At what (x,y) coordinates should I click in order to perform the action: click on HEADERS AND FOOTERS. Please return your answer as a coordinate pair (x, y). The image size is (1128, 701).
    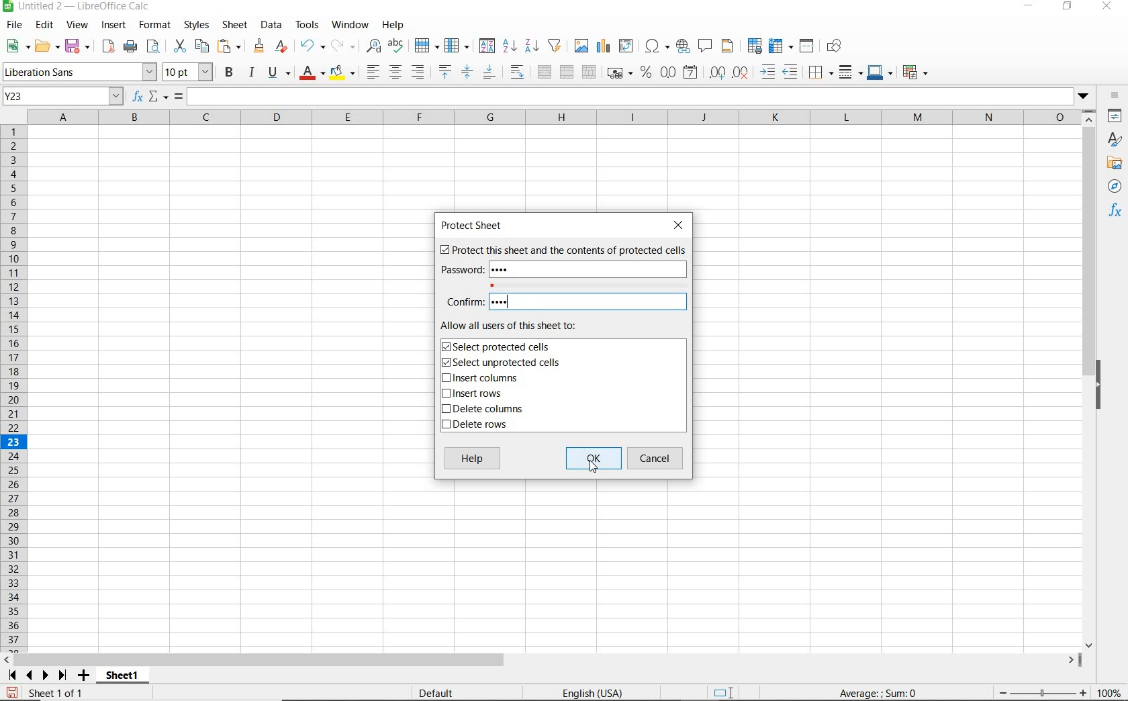
    Looking at the image, I should click on (728, 47).